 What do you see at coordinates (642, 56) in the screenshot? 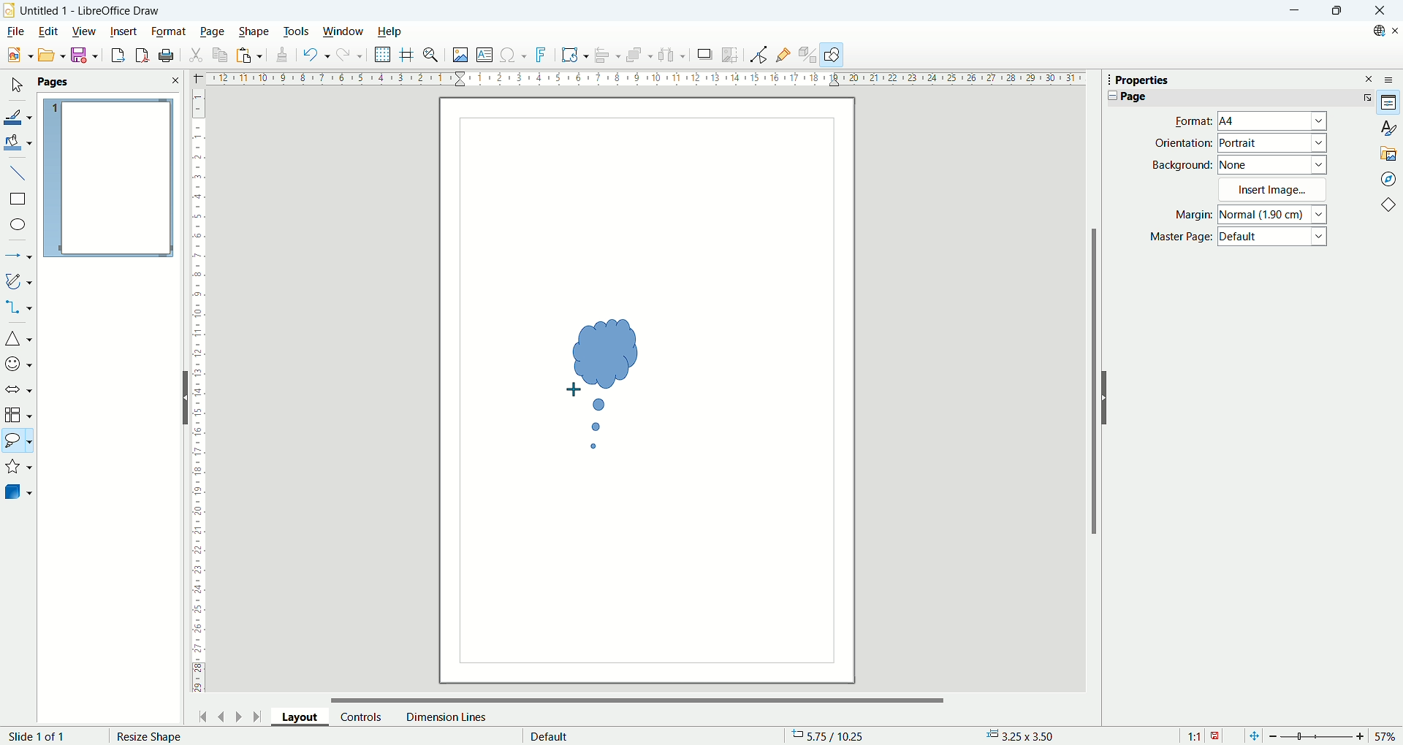
I see `arrange` at bounding box center [642, 56].